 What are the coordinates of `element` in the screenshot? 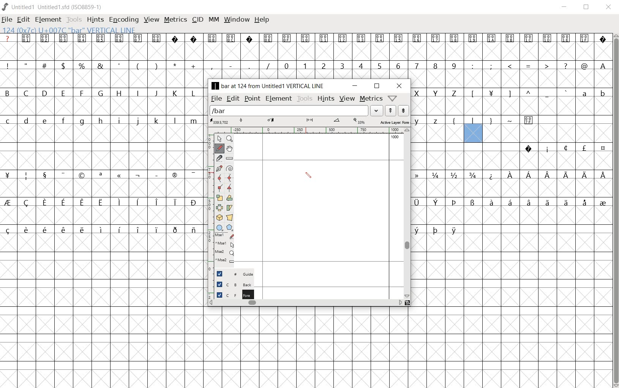 It's located at (48, 20).